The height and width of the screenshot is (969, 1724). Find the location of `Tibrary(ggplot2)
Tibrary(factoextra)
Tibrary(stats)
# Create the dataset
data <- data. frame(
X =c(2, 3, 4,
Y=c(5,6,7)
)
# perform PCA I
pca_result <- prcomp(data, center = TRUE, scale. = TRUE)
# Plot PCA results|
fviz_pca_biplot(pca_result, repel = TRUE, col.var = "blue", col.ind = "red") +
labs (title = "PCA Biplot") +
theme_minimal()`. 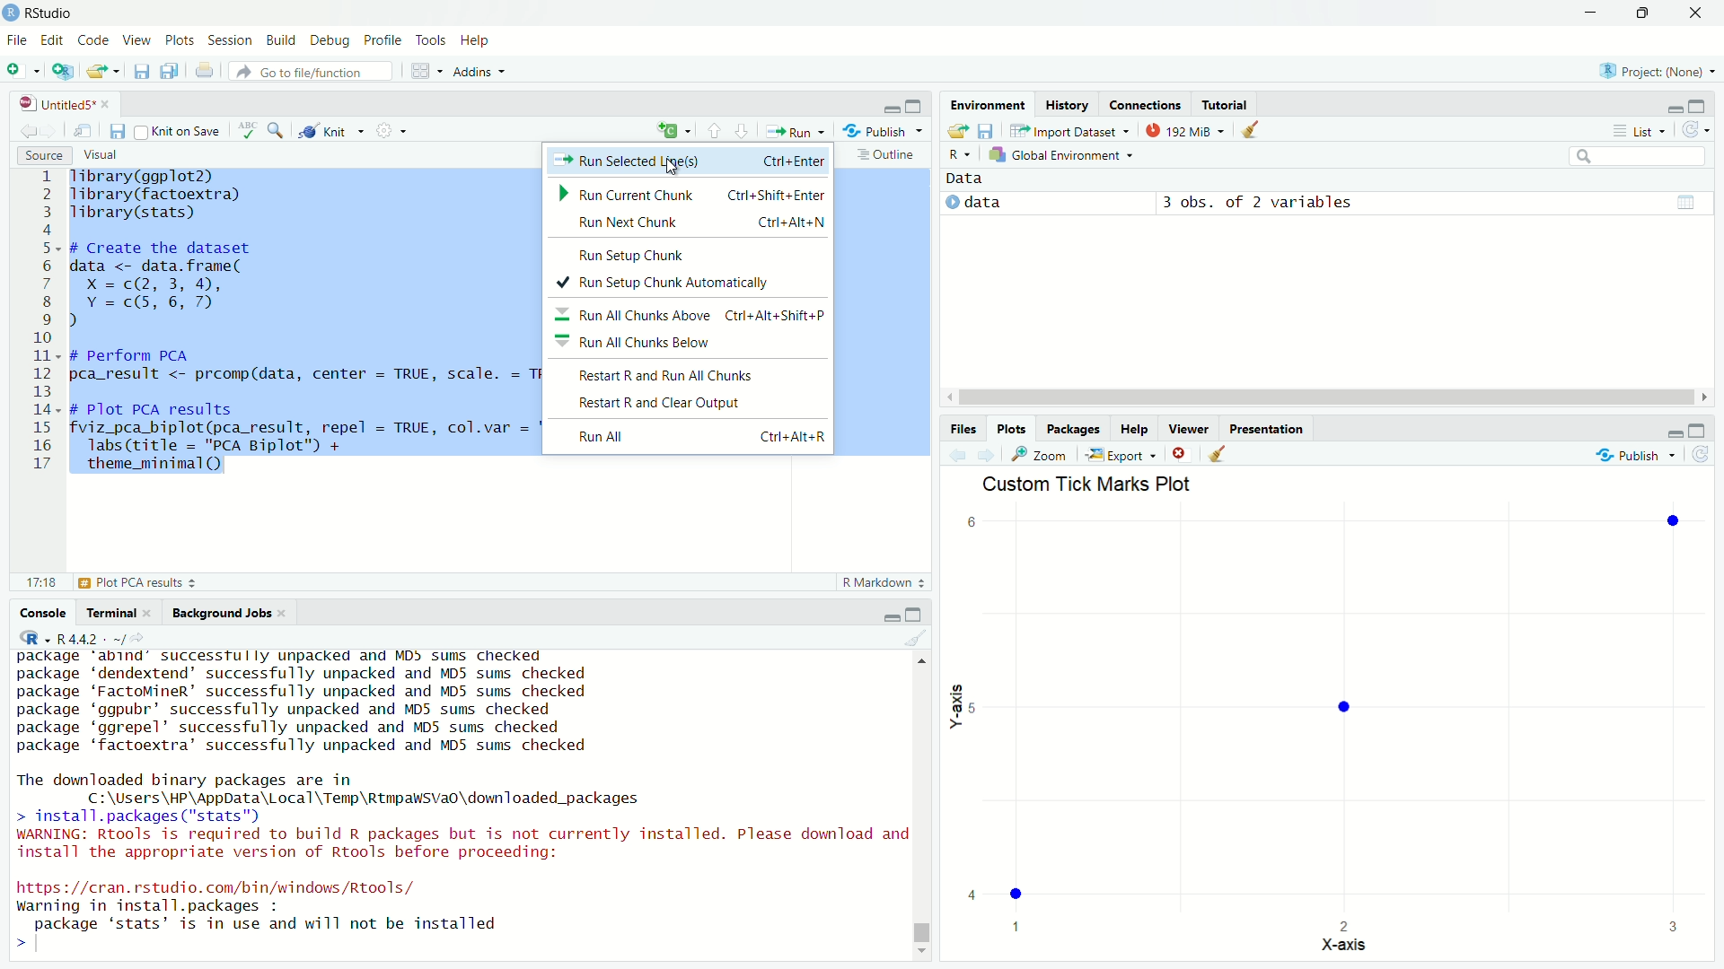

Tibrary(ggplot2)
Tibrary(factoextra)
Tibrary(stats)
# Create the dataset
data <- data. frame(
X =c(2, 3, 4,
Y=c(5,6,7)
)
# perform PCA I
pca_result <- prcomp(data, center = TRUE, scale. = TRUE)
# Plot PCA results|
fviz_pca_biplot(pca_result, repel = TRUE, col.var = "blue", col.ind = "red") +
labs (title = "PCA Biplot") +
theme_minimal() is located at coordinates (300, 321).